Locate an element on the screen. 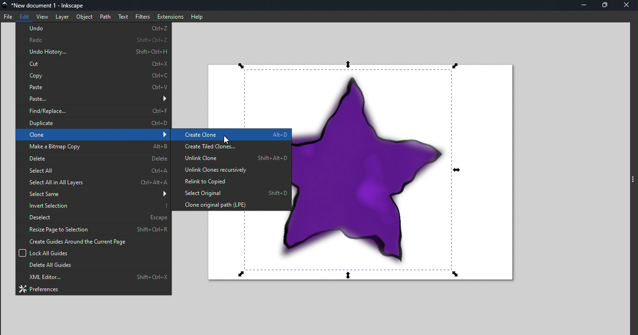  Relink to copied is located at coordinates (230, 181).